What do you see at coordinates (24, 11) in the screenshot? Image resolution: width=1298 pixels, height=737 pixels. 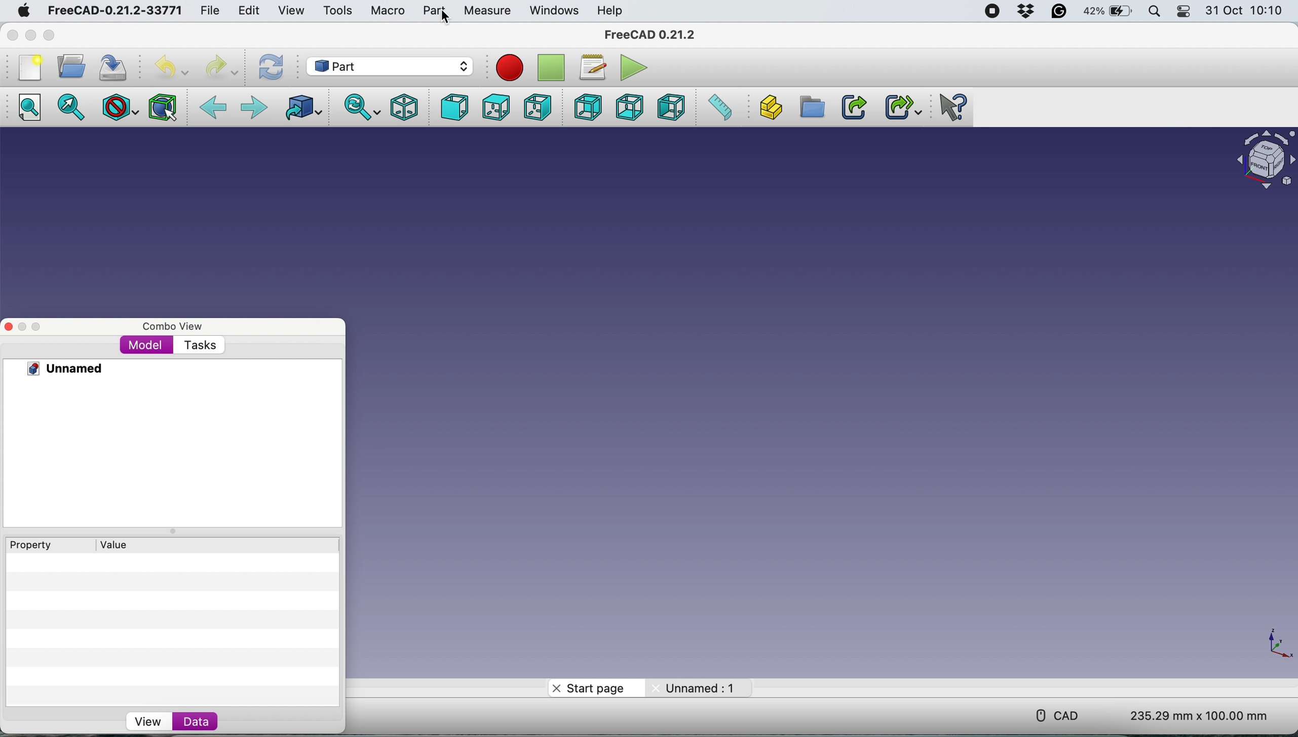 I see `Apple logo` at bounding box center [24, 11].